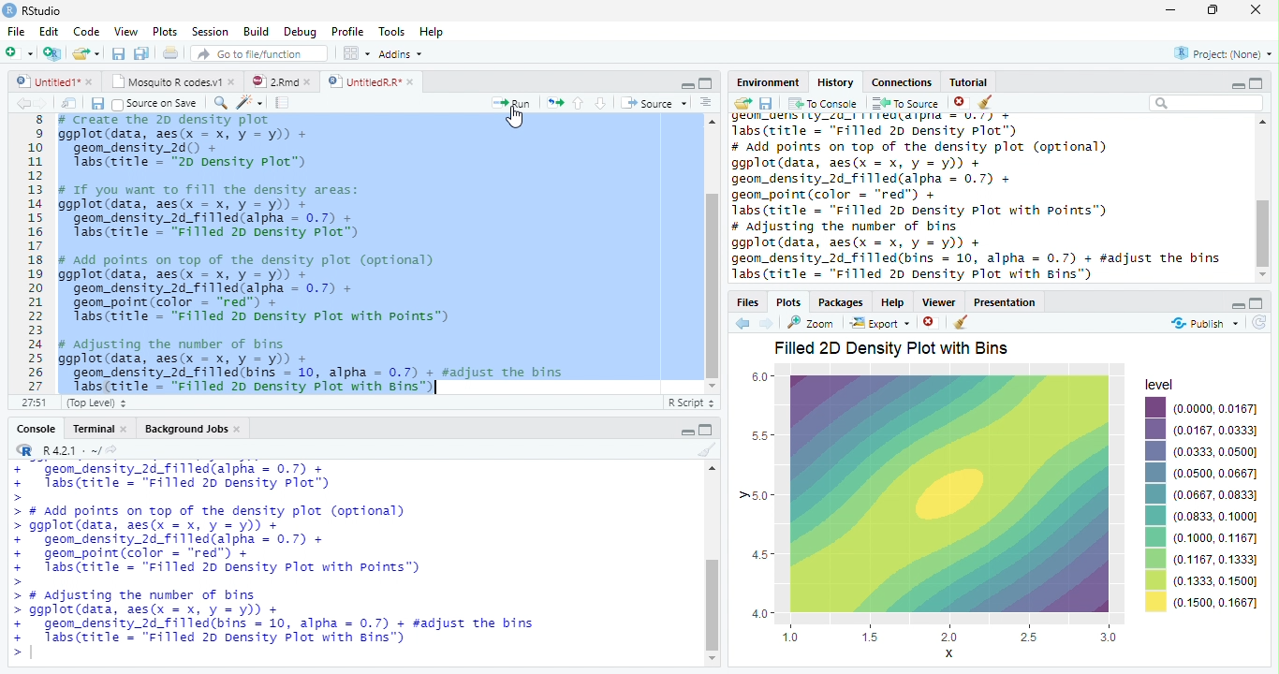  I want to click on next, so click(49, 105).